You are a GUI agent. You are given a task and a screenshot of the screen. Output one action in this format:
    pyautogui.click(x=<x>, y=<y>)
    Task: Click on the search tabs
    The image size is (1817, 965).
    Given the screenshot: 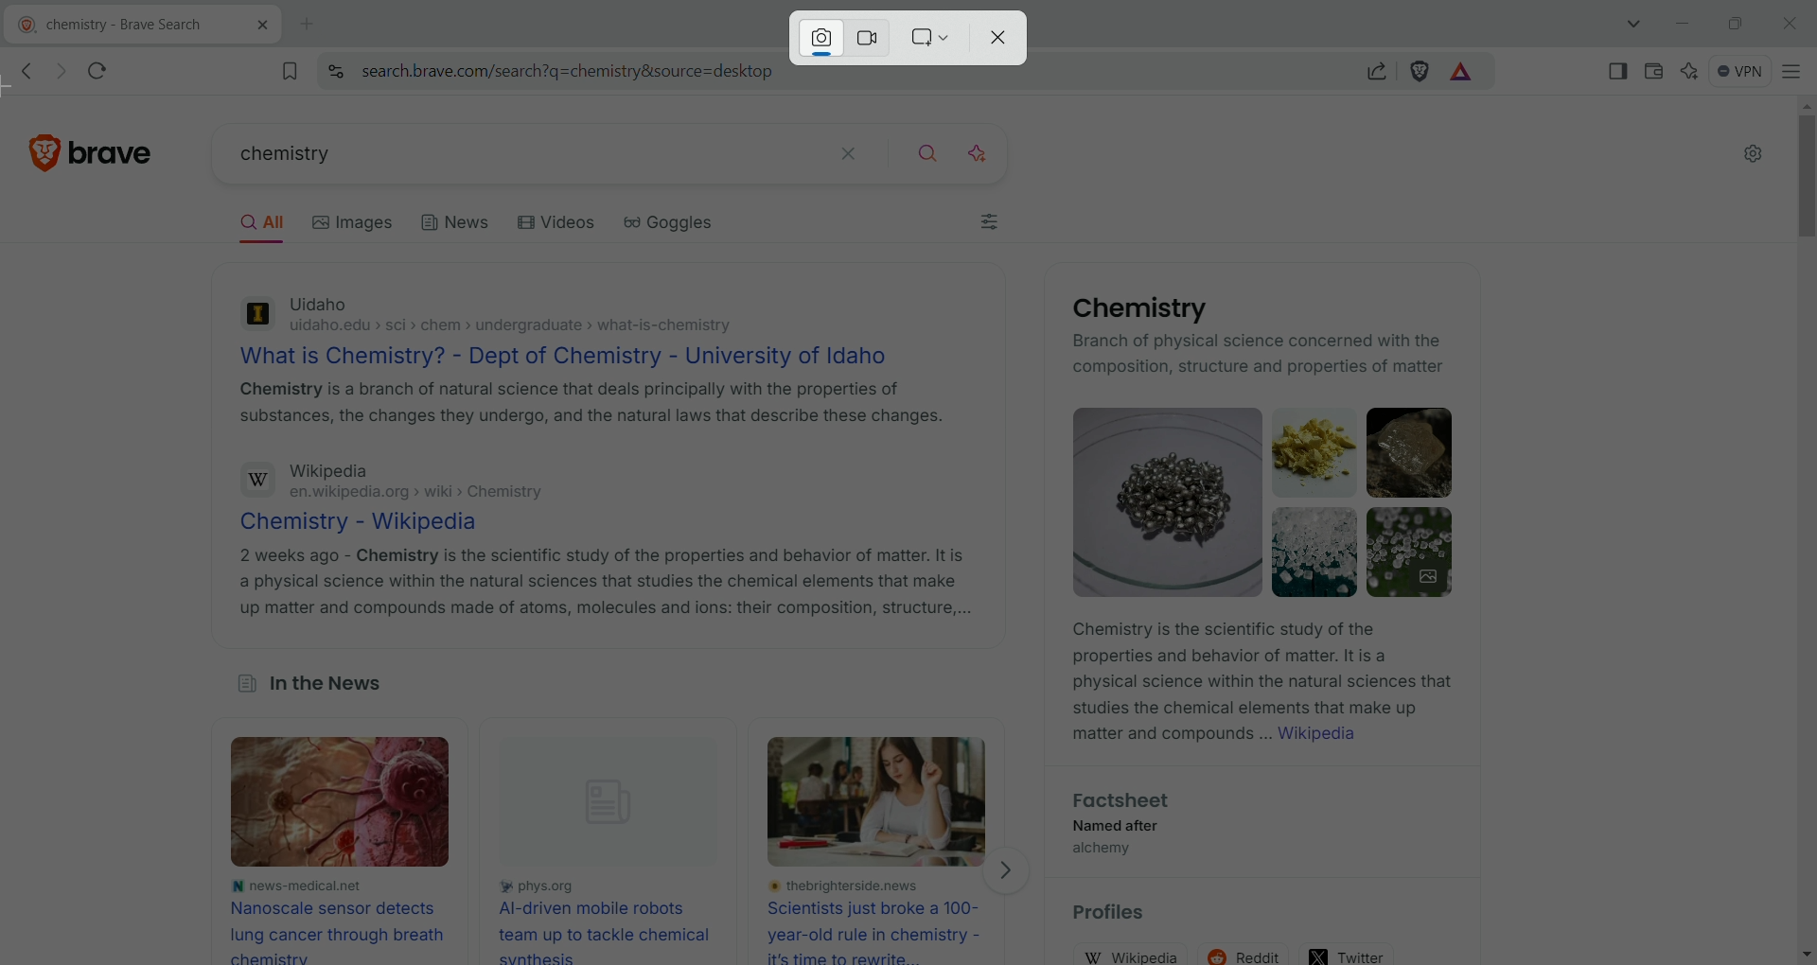 What is the action you would take?
    pyautogui.click(x=1637, y=24)
    